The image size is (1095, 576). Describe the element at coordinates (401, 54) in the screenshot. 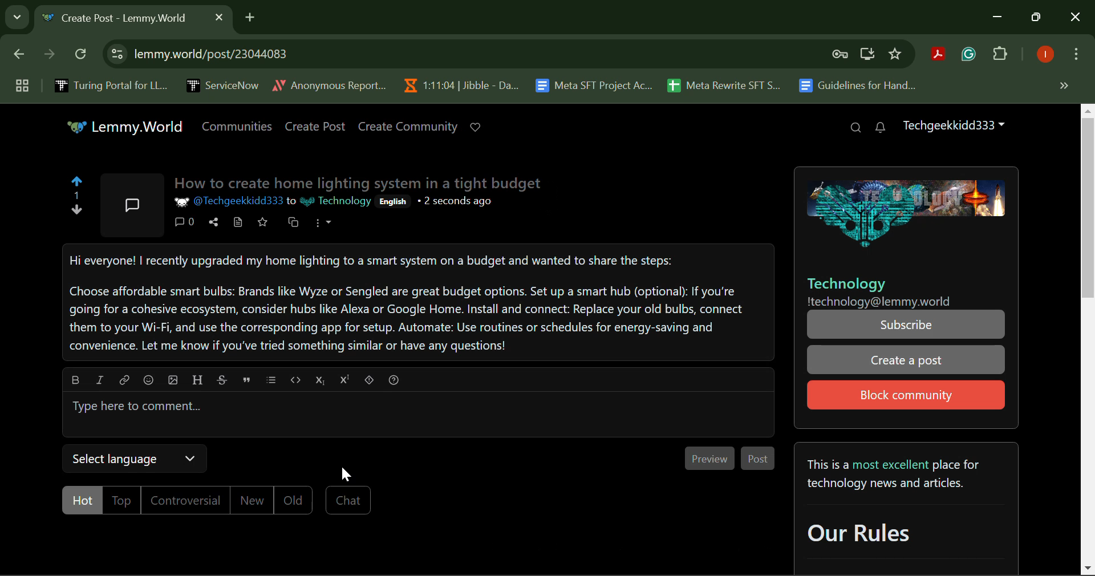

I see `Website Address` at that location.